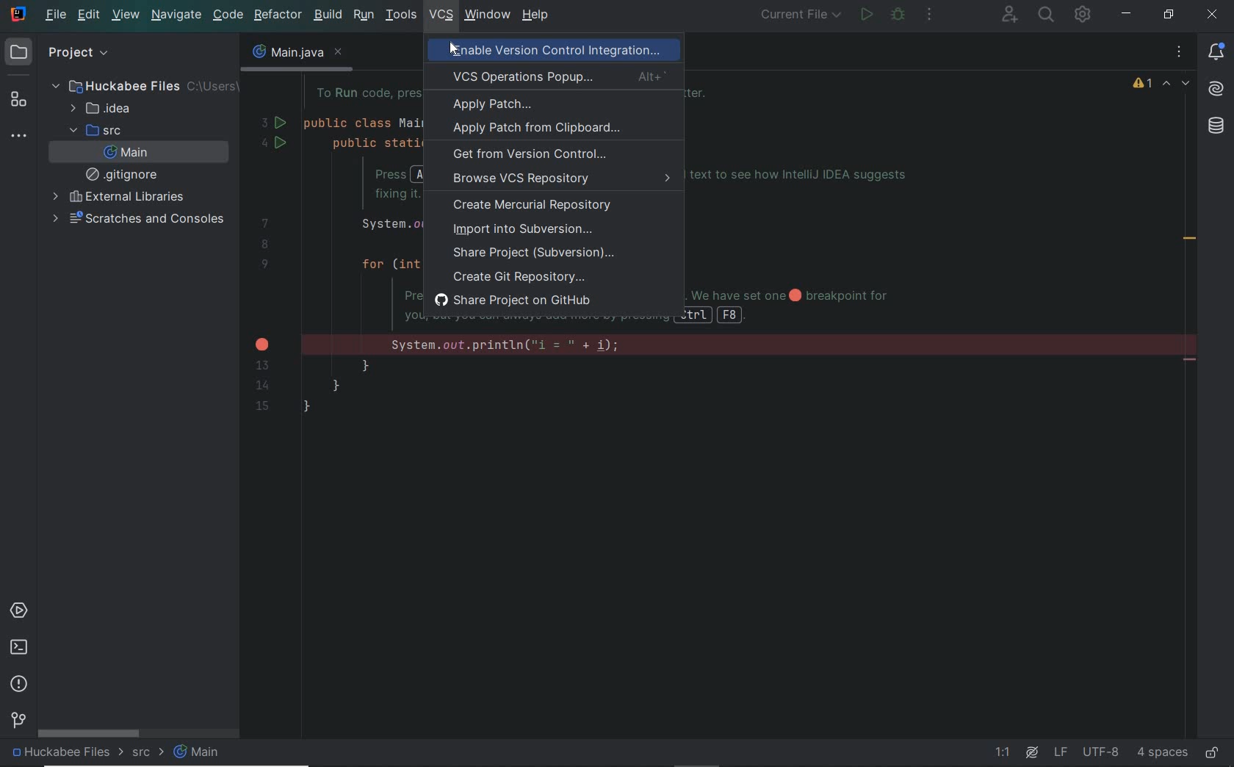 The width and height of the screenshot is (1234, 767). What do you see at coordinates (140, 219) in the screenshot?
I see `scratches and consoles` at bounding box center [140, 219].